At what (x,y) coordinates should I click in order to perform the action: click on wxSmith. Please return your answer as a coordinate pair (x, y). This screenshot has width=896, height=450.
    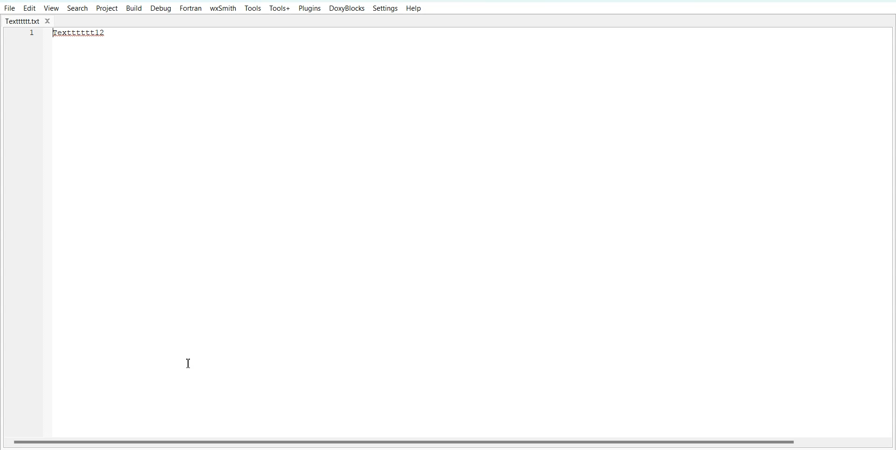
    Looking at the image, I should click on (224, 8).